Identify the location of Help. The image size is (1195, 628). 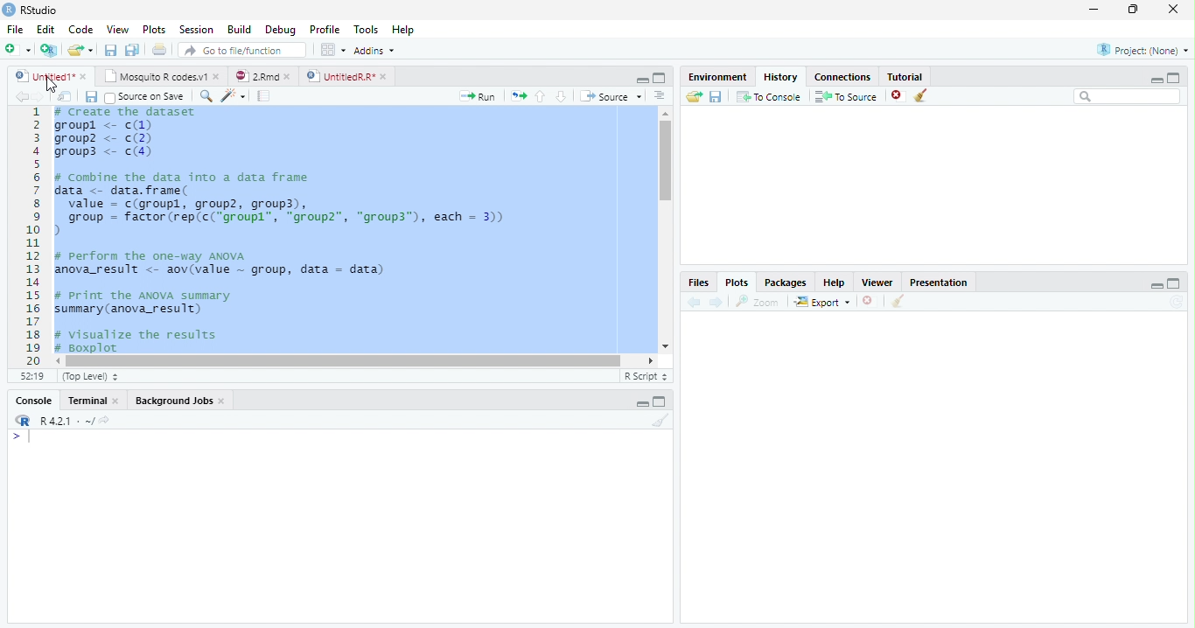
(402, 31).